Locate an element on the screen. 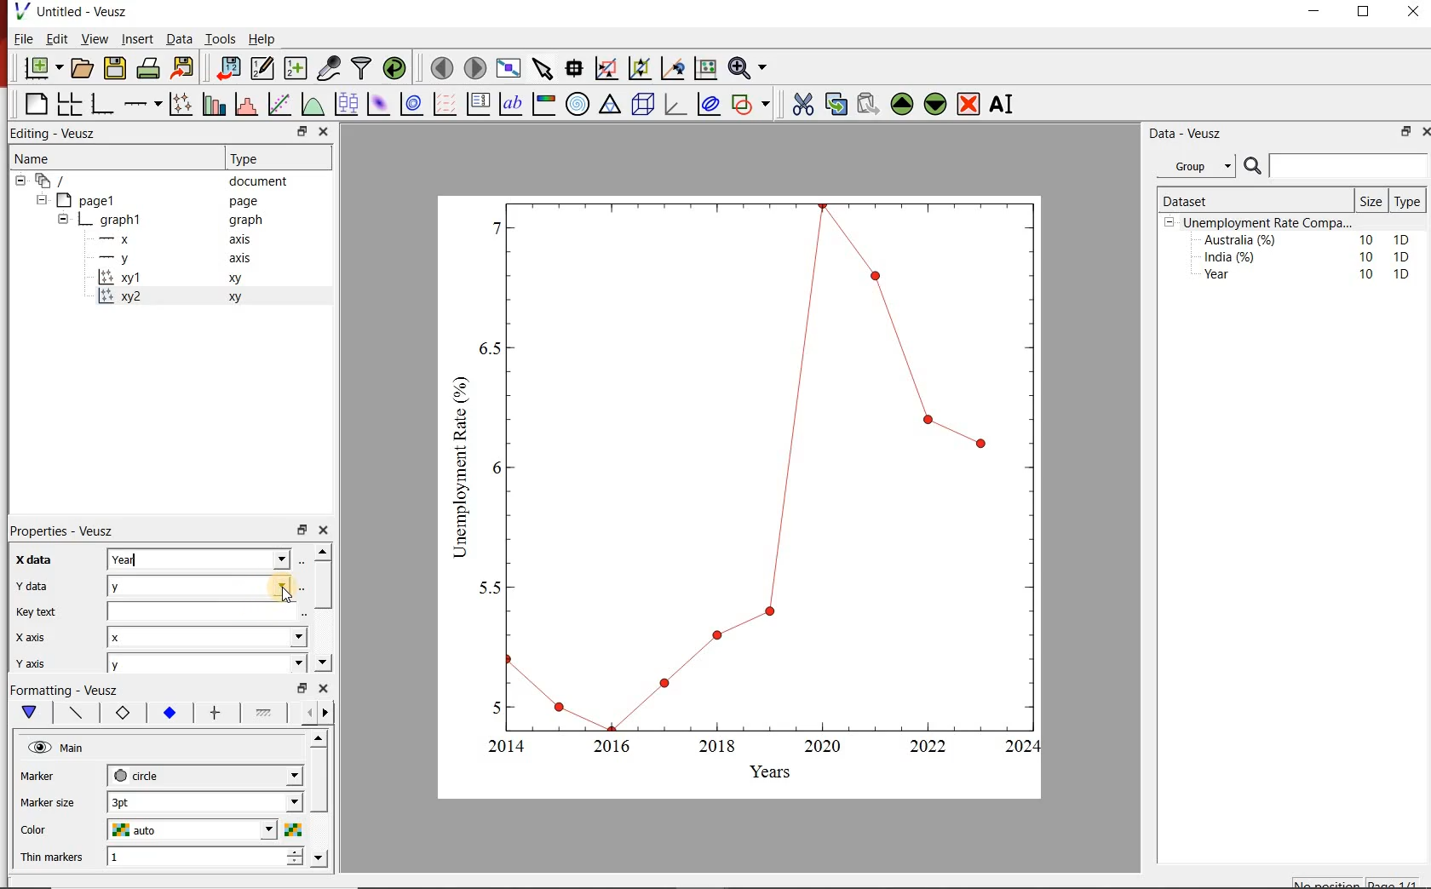 The height and width of the screenshot is (889, 1431). line 1 is located at coordinates (264, 711).